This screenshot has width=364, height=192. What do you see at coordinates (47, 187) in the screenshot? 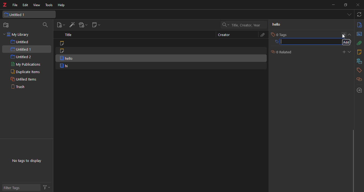
I see `actions` at bounding box center [47, 187].